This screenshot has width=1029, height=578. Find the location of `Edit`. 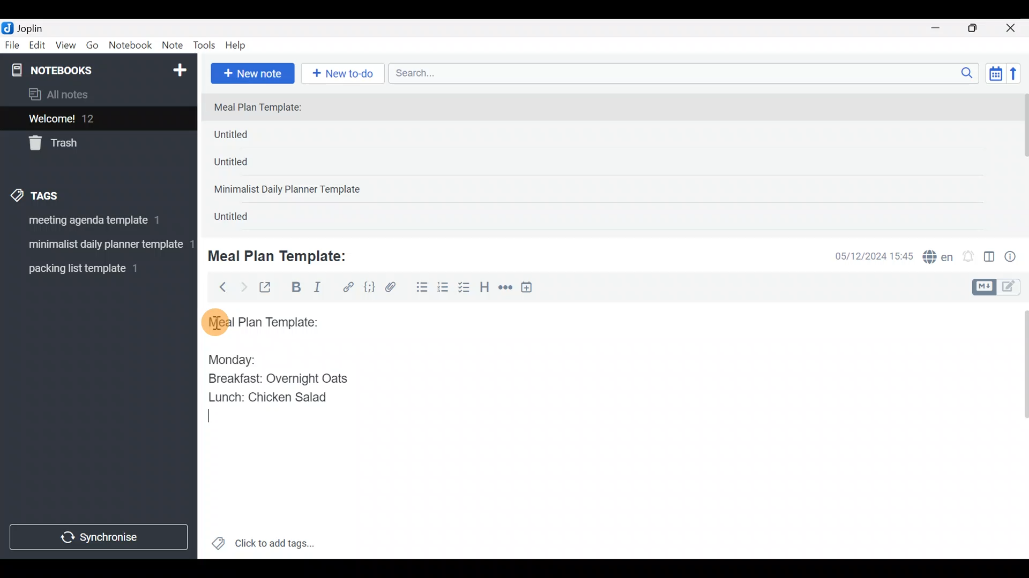

Edit is located at coordinates (38, 47).